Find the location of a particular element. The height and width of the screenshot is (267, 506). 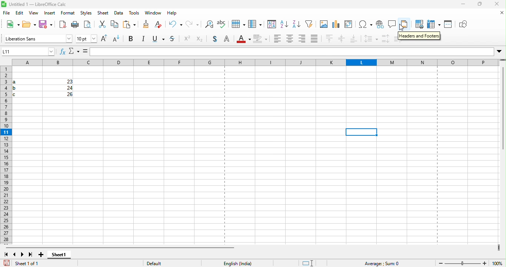

font name is located at coordinates (38, 39).